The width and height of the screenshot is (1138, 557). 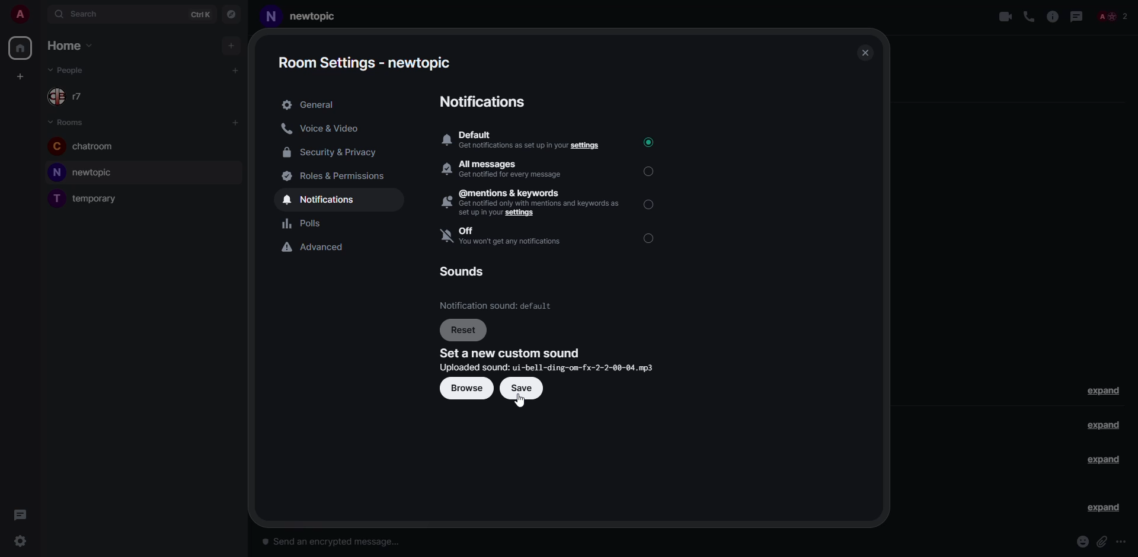 I want to click on send an encrypted message, so click(x=338, y=543).